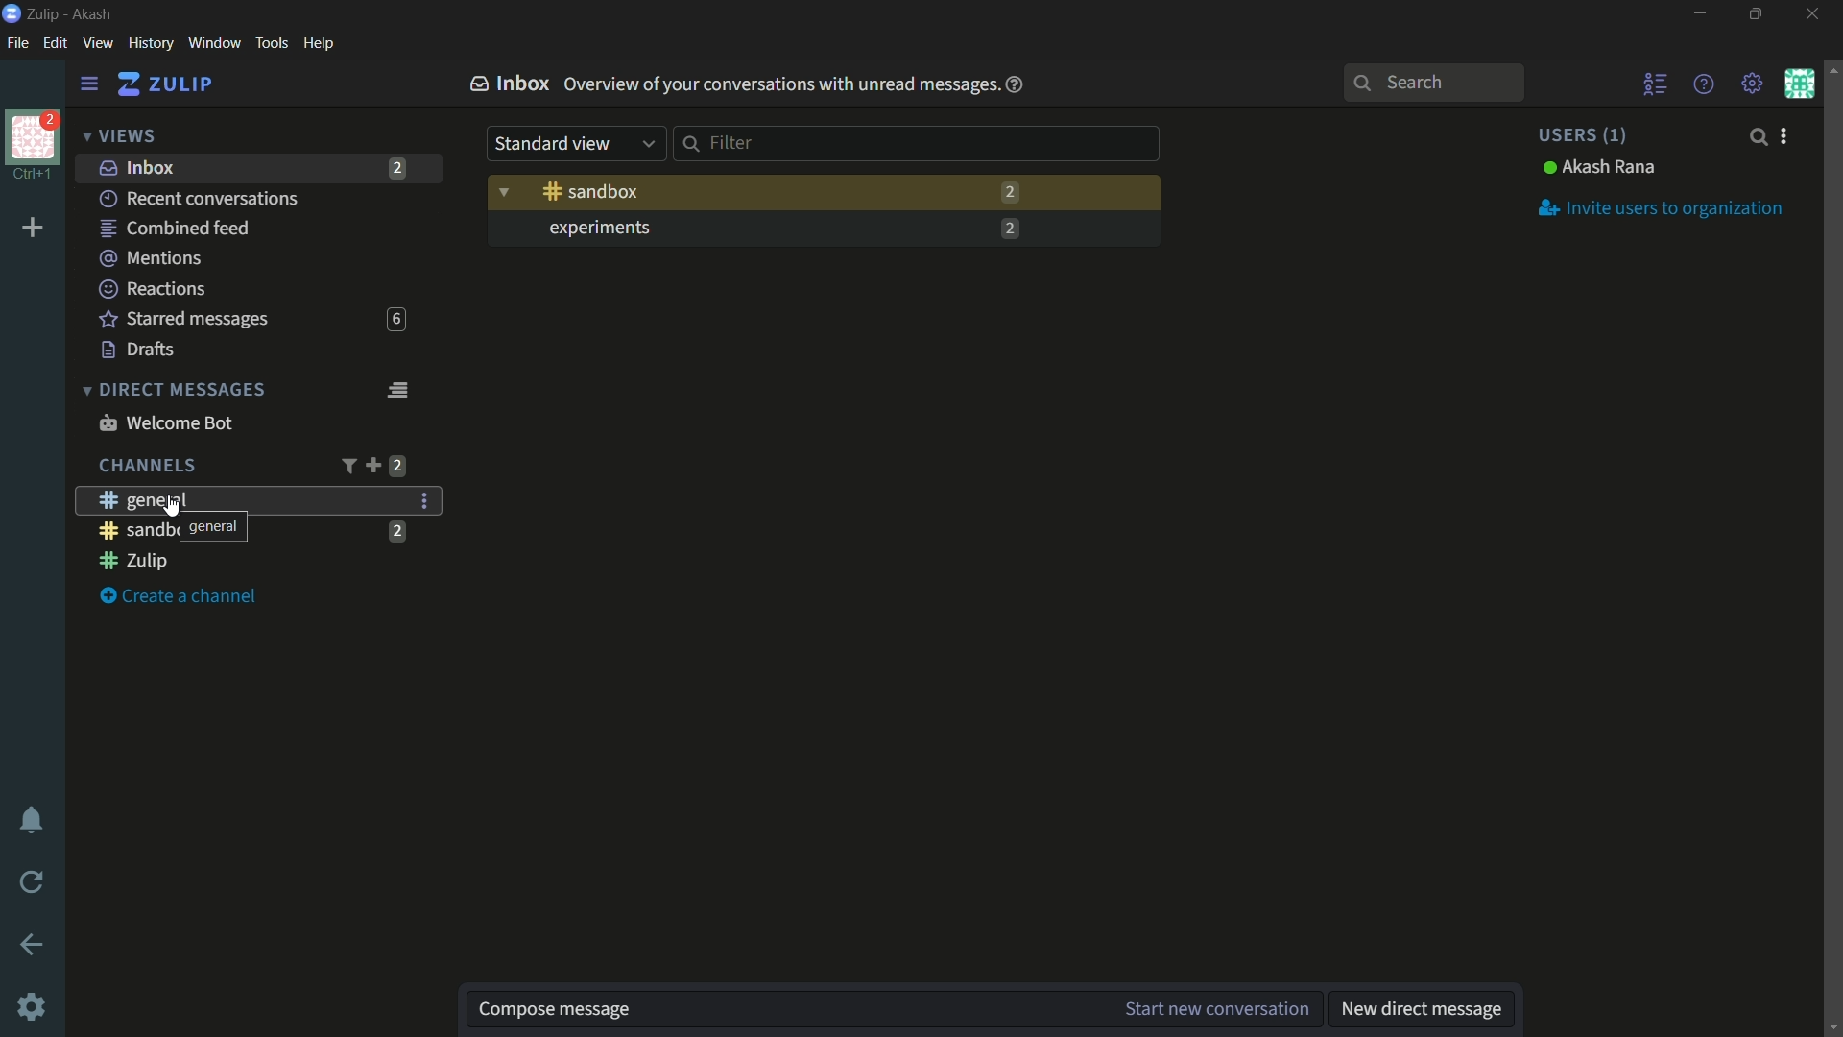 The width and height of the screenshot is (1843, 1037). I want to click on profile, so click(33, 135).